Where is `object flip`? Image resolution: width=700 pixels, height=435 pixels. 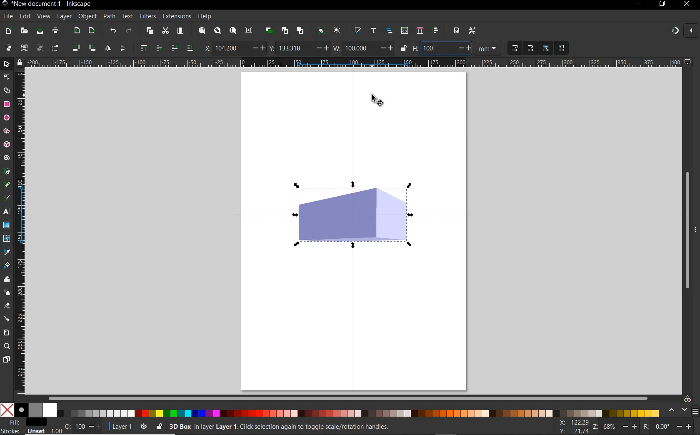 object flip is located at coordinates (107, 49).